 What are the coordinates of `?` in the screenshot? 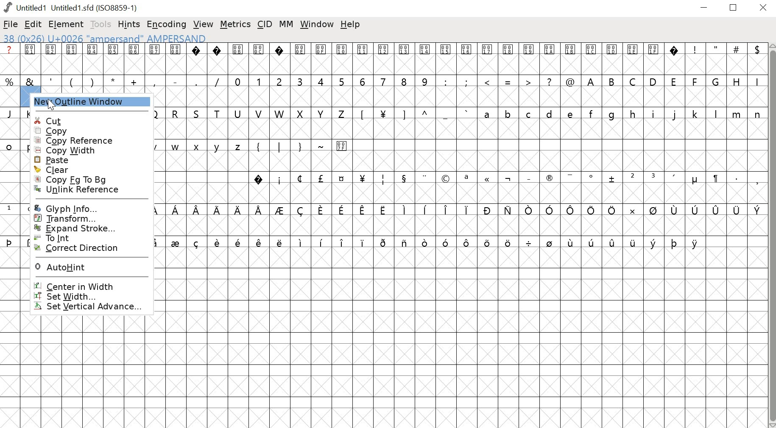 It's located at (550, 81).